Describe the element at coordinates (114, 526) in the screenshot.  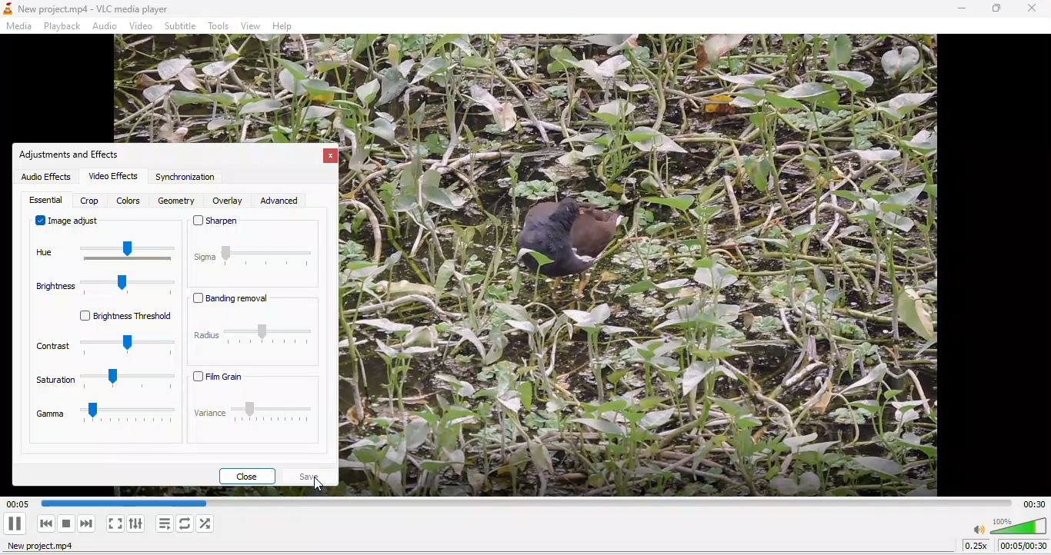
I see `toggle the video in fullscreen` at that location.